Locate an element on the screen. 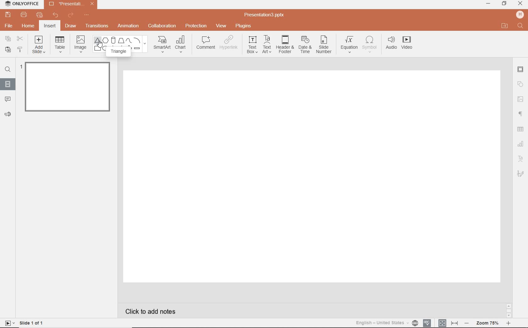  COMMENTS is located at coordinates (8, 99).